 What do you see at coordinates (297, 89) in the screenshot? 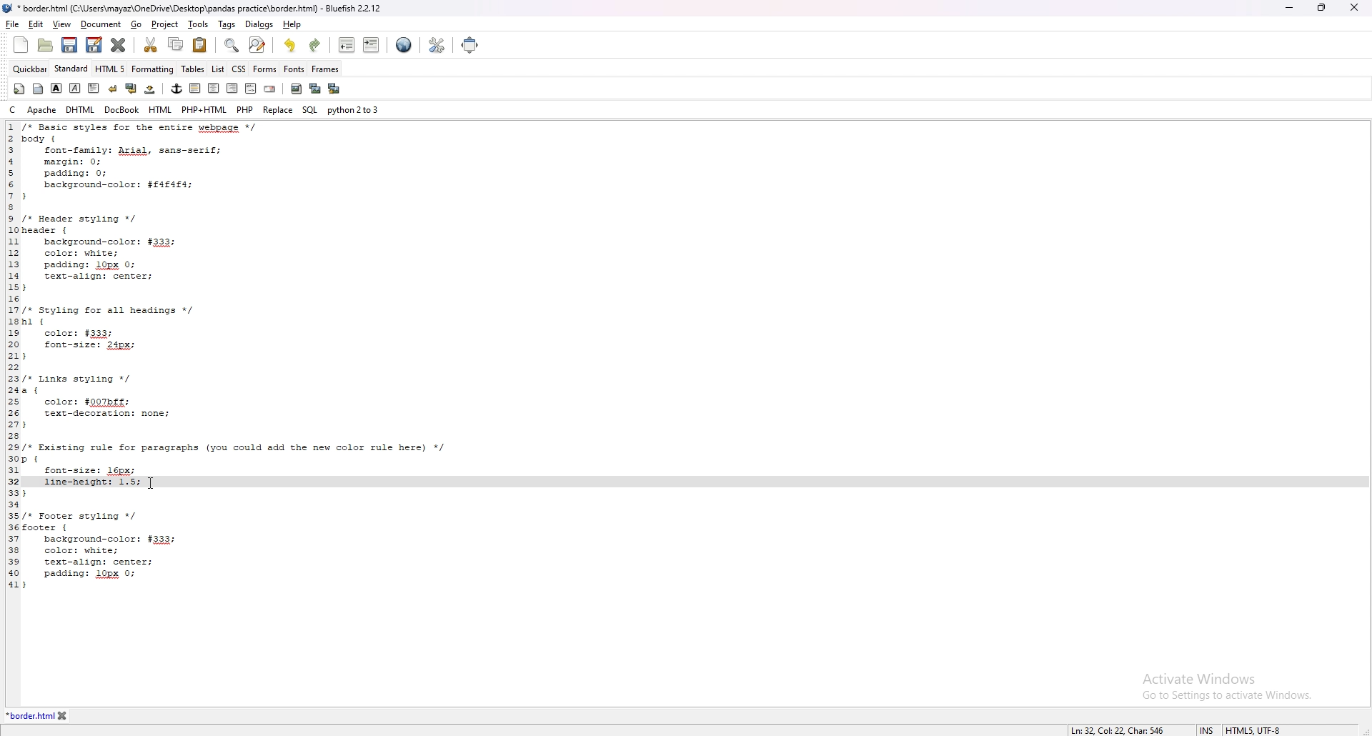
I see `insert image` at bounding box center [297, 89].